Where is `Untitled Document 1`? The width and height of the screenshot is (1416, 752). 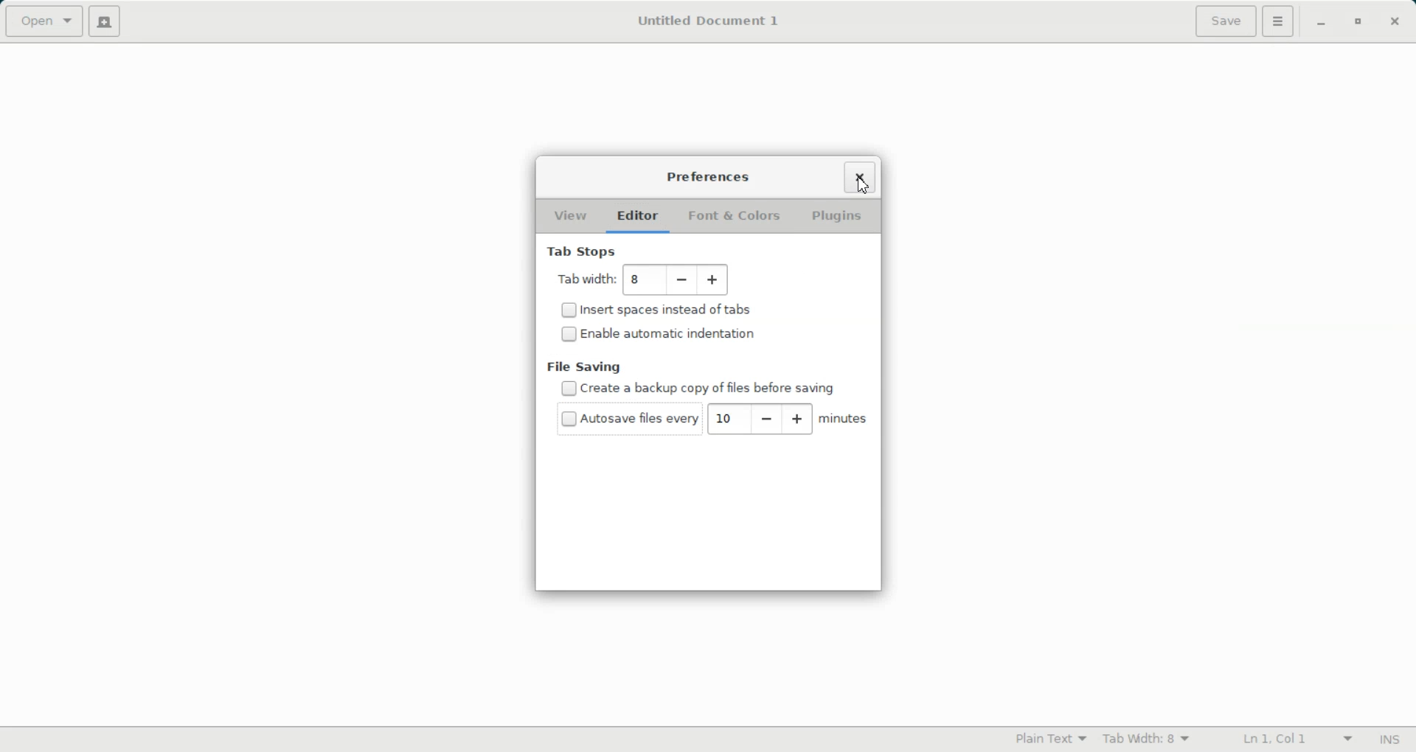 Untitled Document 1 is located at coordinates (705, 21).